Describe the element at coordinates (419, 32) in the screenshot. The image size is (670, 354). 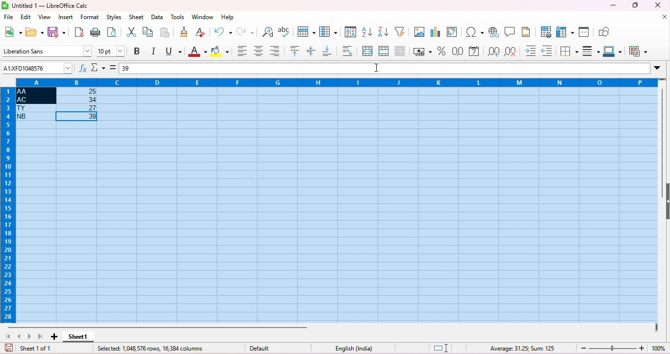
I see `insert image` at that location.